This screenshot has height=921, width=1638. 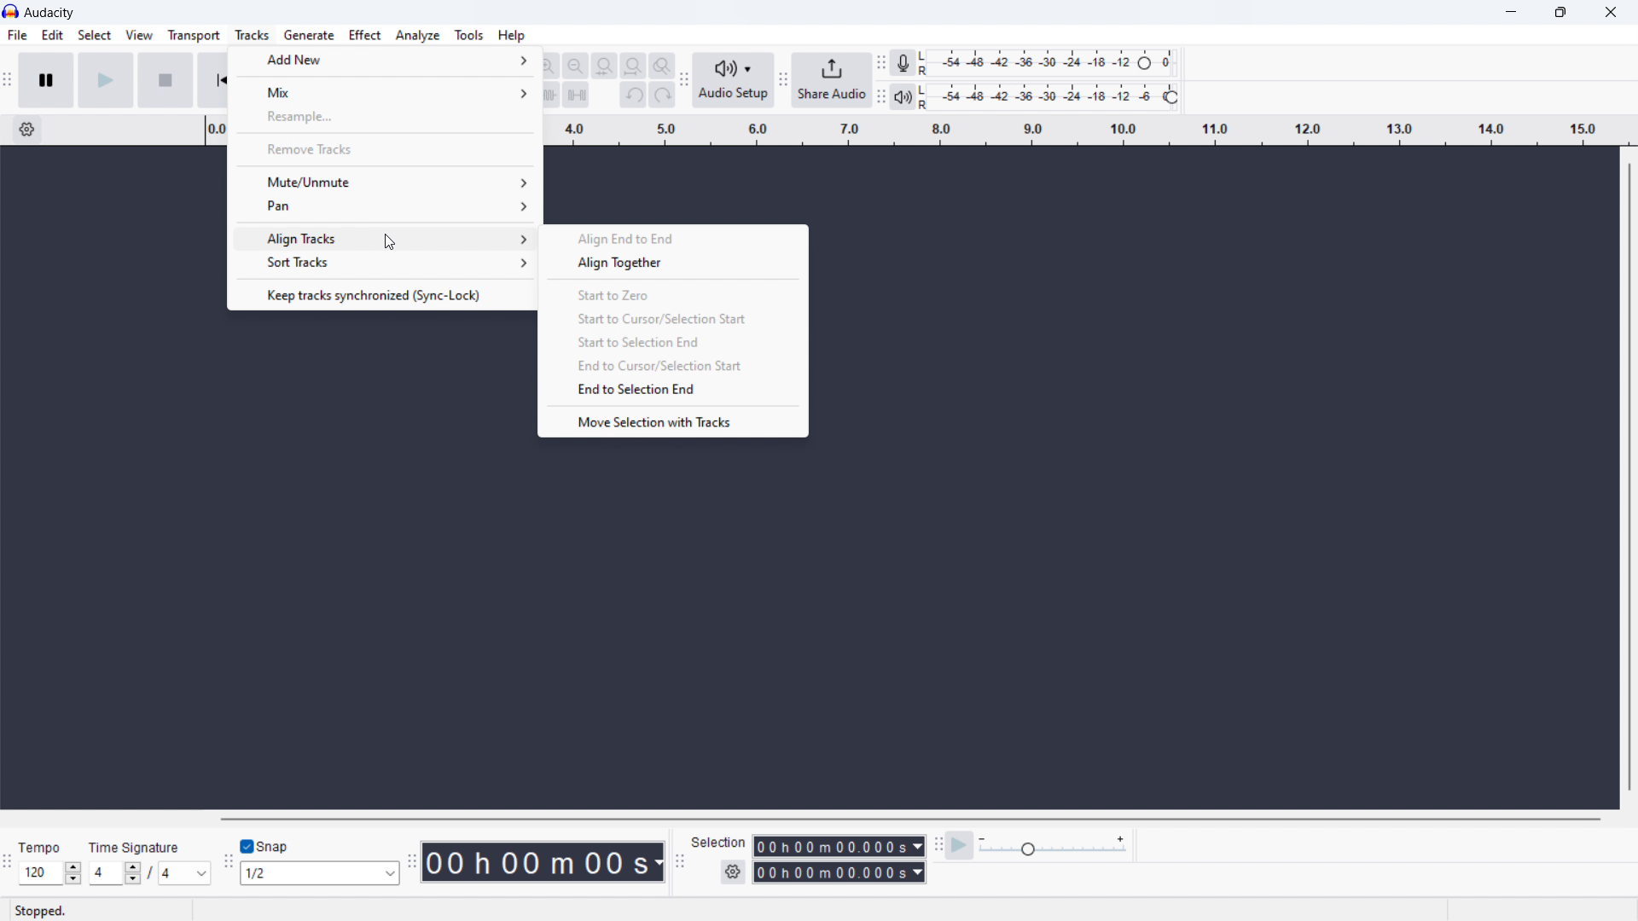 What do you see at coordinates (383, 181) in the screenshot?
I see `mute/unmute` at bounding box center [383, 181].